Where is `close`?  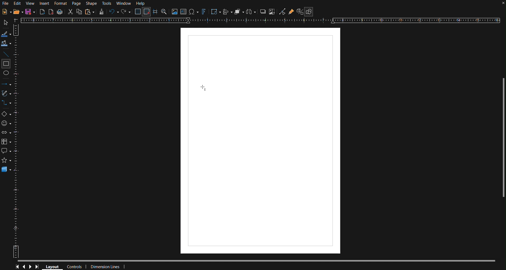
close is located at coordinates (502, 4).